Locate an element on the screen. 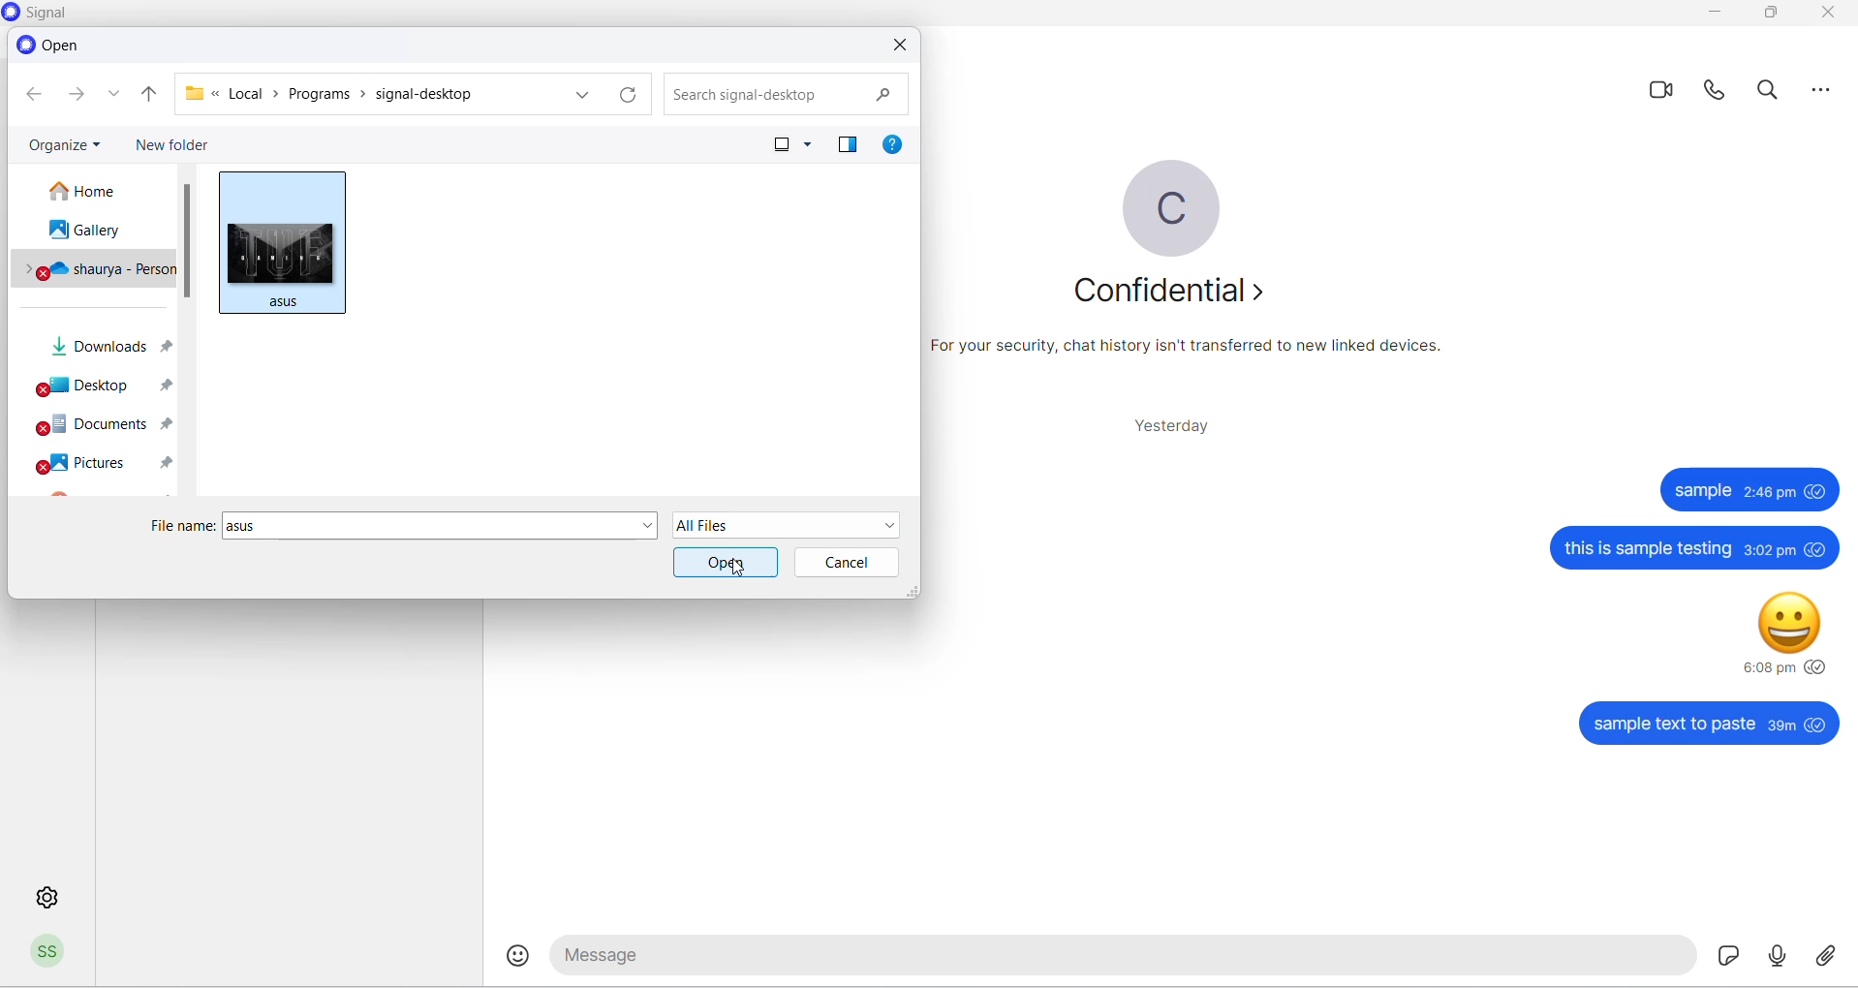 The image size is (1858, 988). emojis is located at coordinates (520, 956).